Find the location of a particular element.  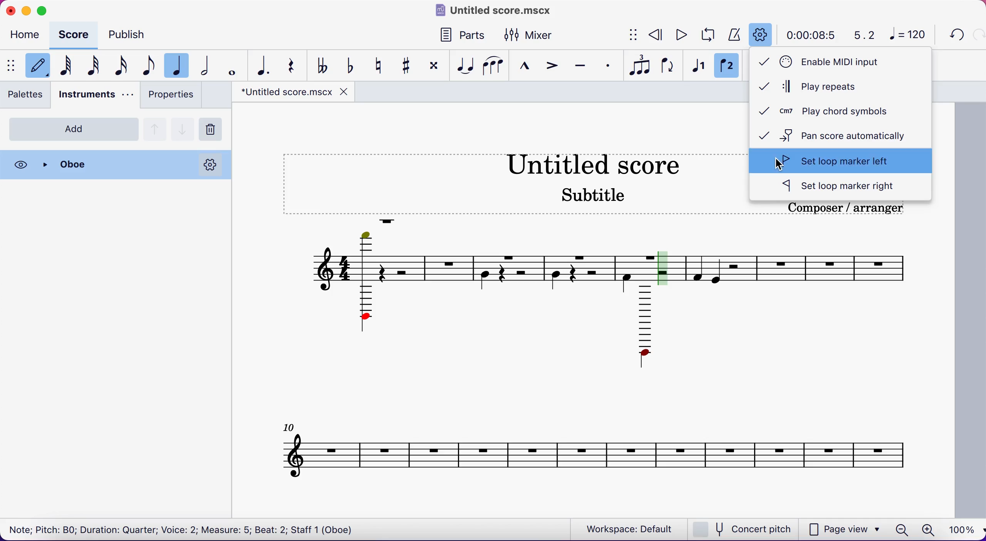

properties is located at coordinates (170, 97).